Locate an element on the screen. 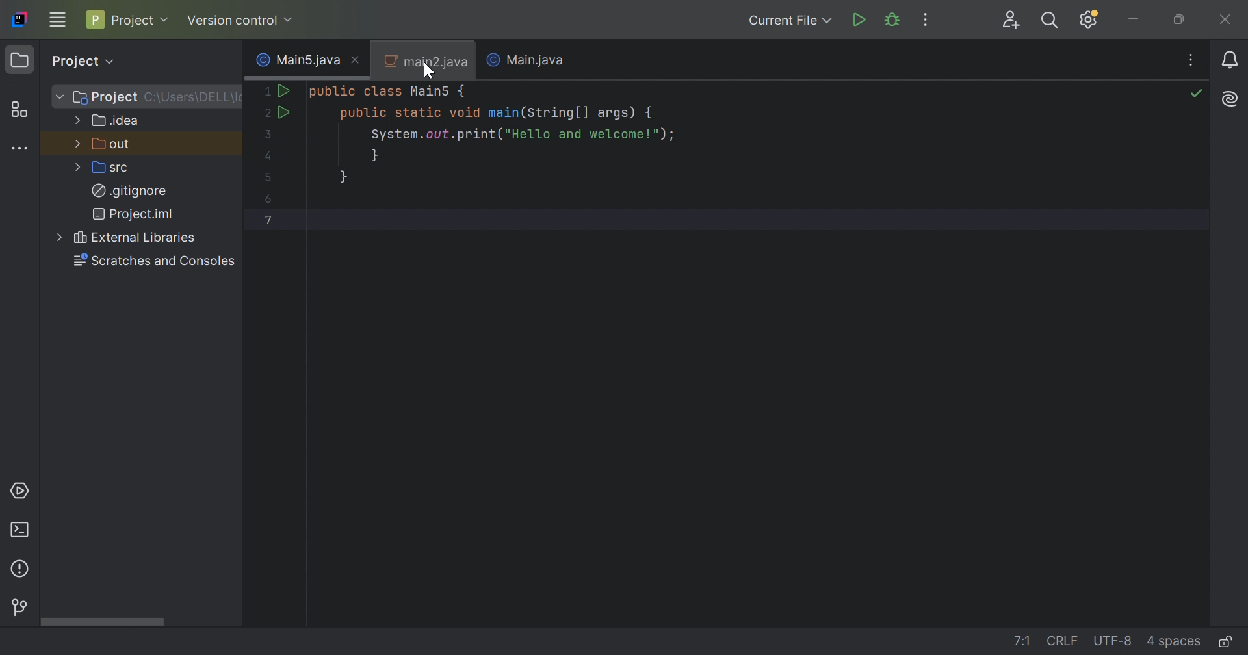  UTF-8 is located at coordinates (1112, 641).